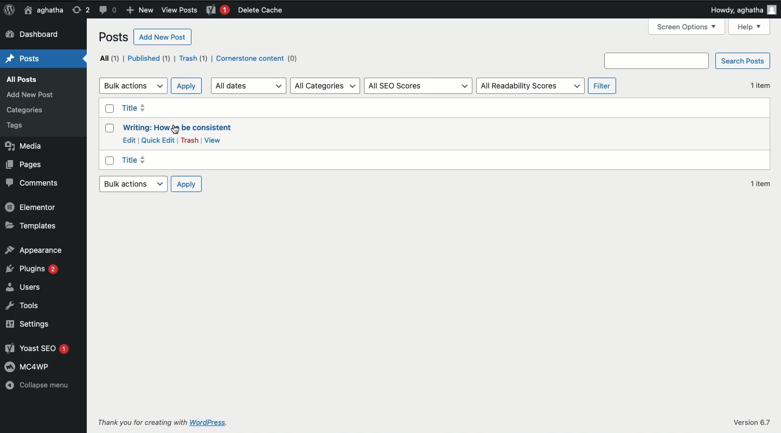 Image resolution: width=781 pixels, height=433 pixels. I want to click on Collapse menu, so click(38, 385).